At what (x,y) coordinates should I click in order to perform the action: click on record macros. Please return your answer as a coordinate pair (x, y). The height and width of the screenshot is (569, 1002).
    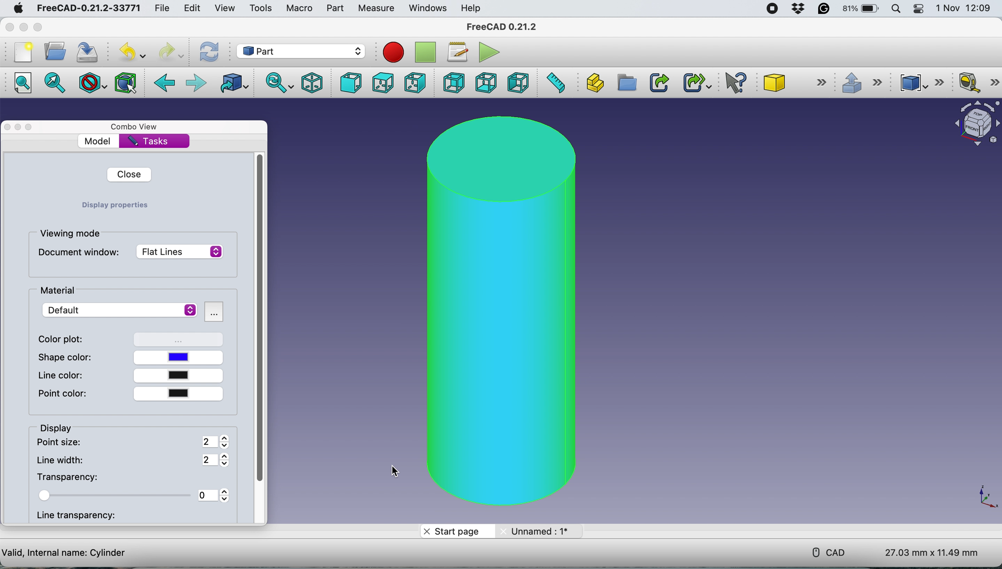
    Looking at the image, I should click on (392, 52).